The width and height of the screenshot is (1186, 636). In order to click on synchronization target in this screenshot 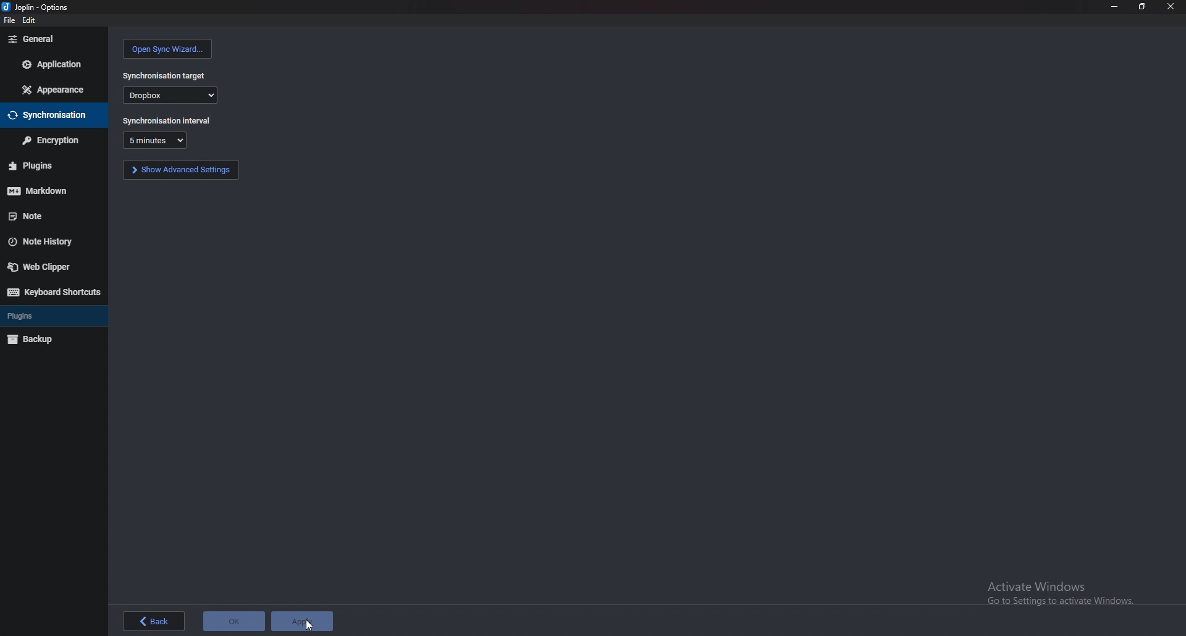, I will do `click(166, 75)`.